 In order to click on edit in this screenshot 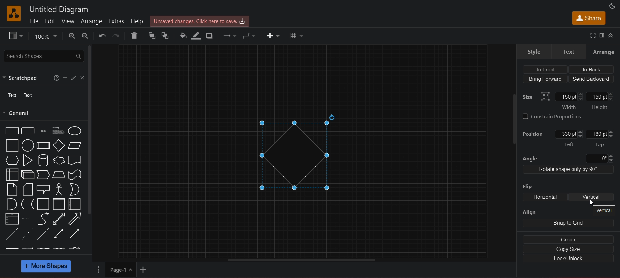, I will do `click(52, 21)`.